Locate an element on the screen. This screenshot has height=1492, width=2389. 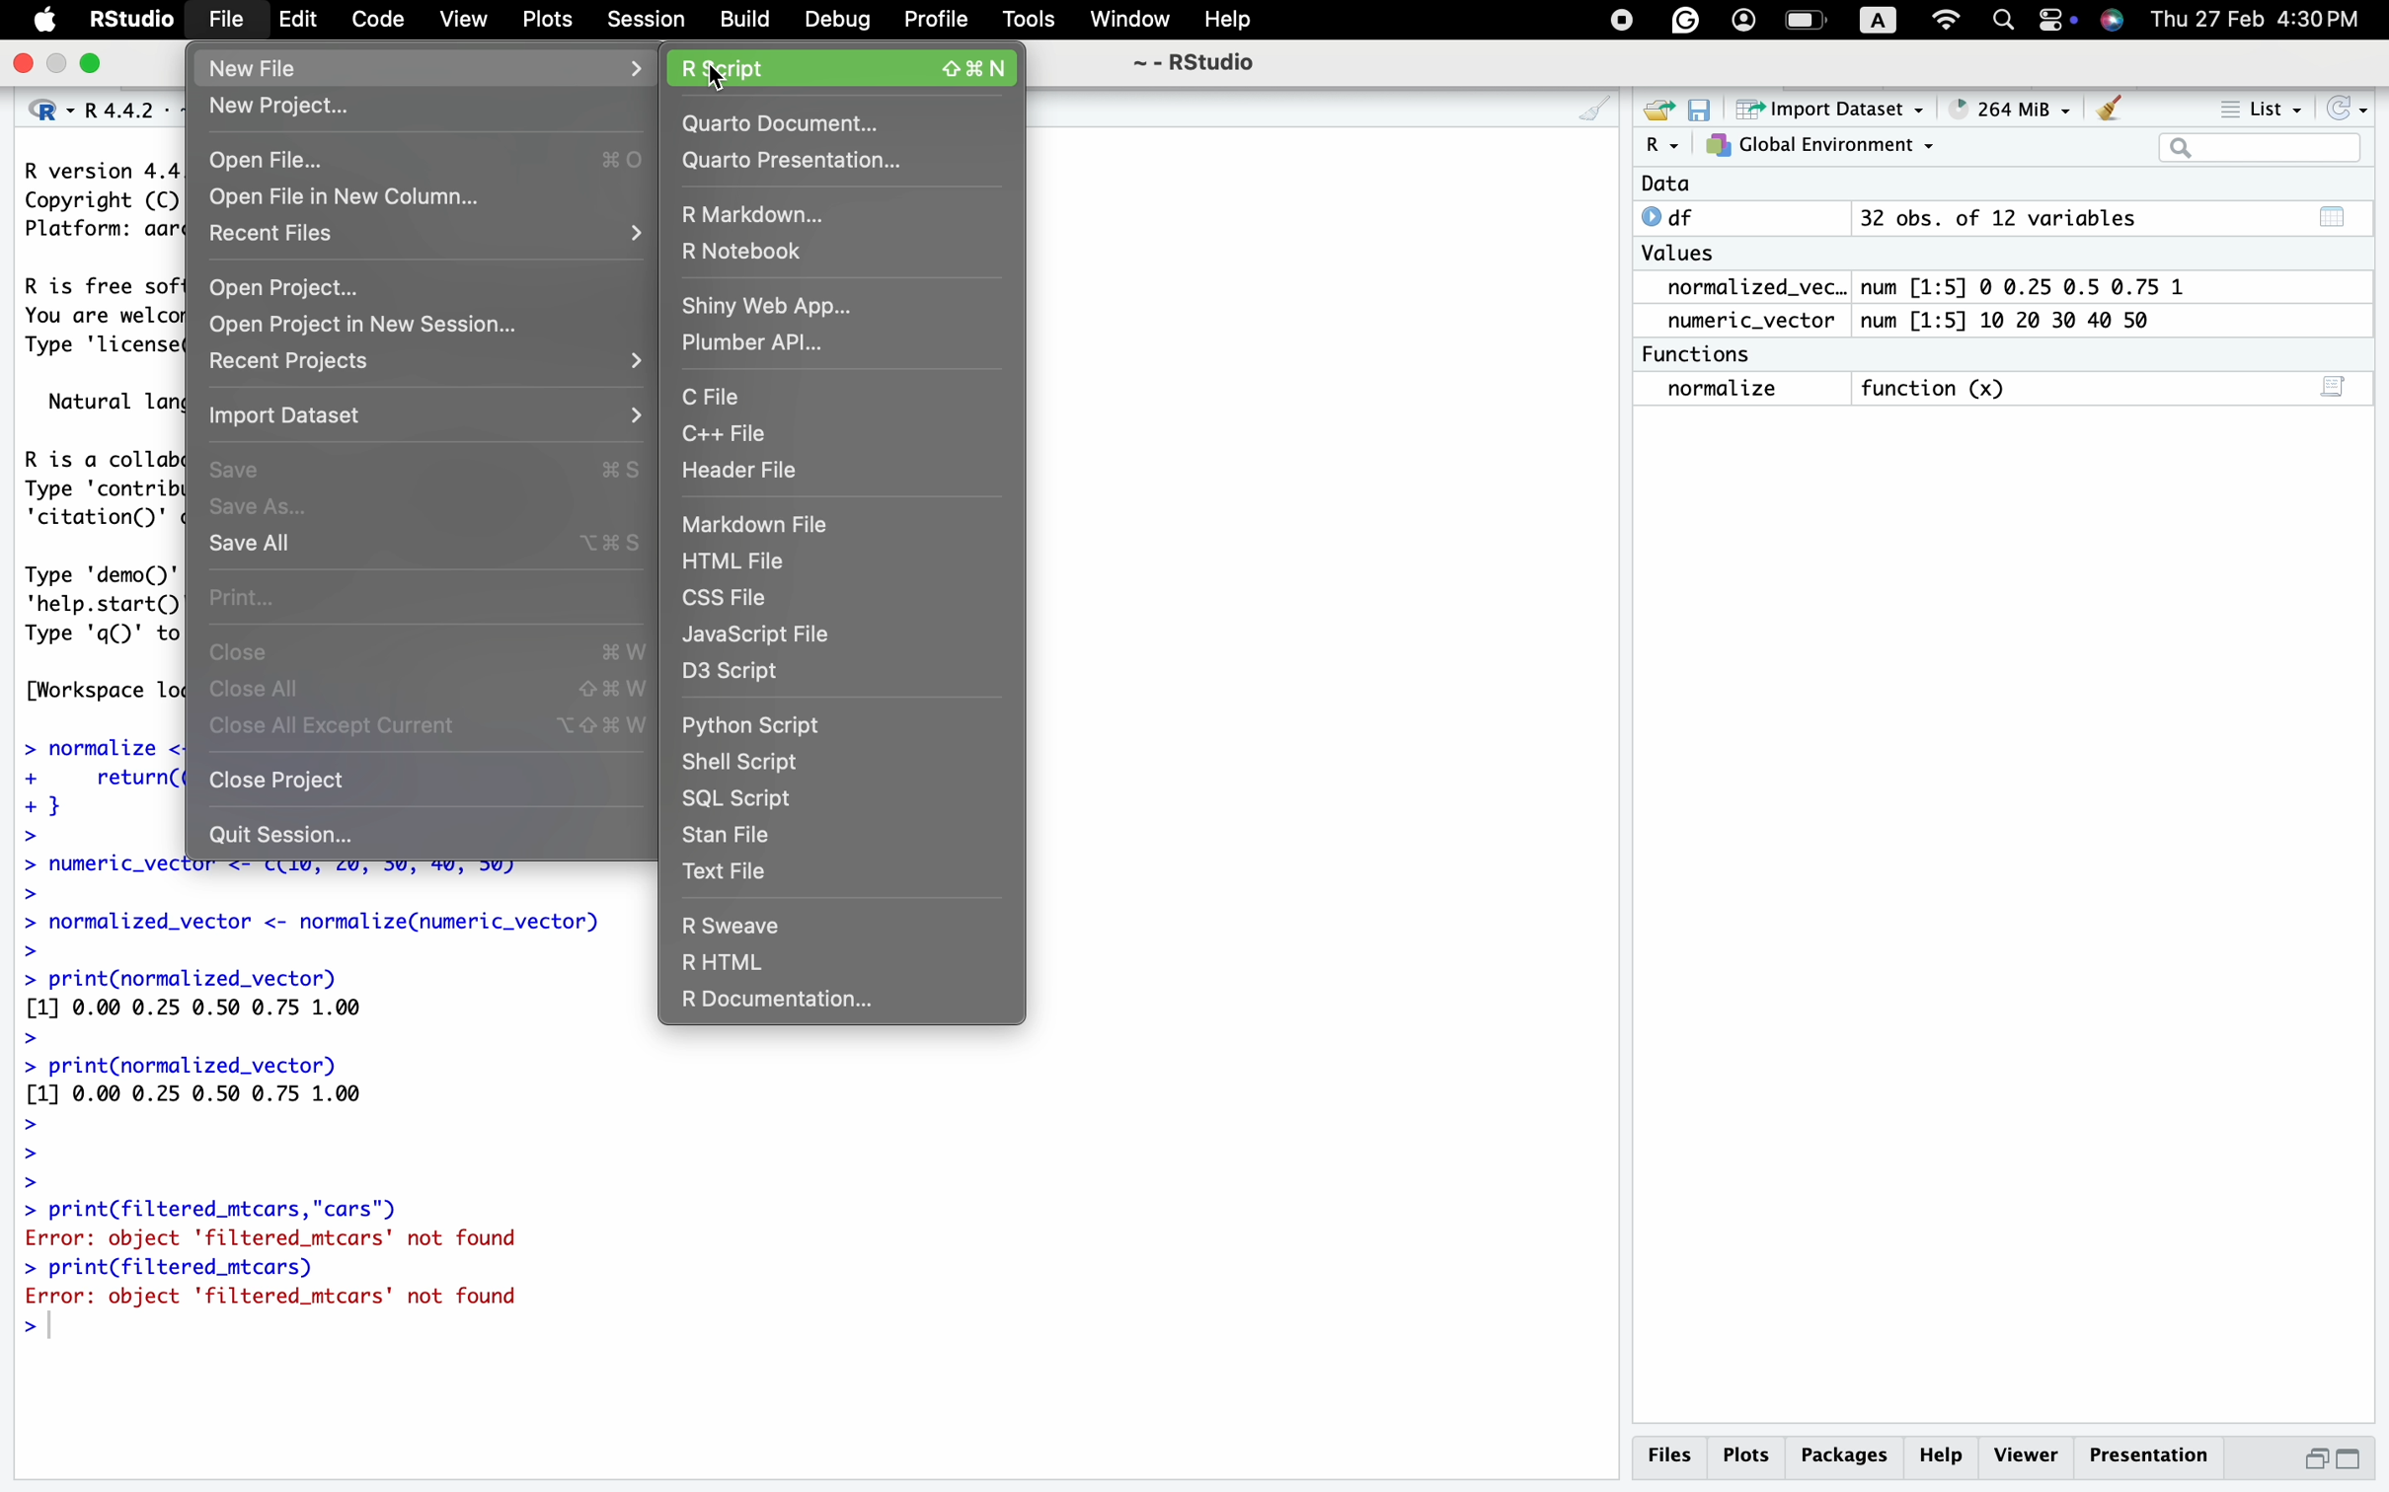
Error: object 'filtered_mtcars' not found is located at coordinates (281, 1301).